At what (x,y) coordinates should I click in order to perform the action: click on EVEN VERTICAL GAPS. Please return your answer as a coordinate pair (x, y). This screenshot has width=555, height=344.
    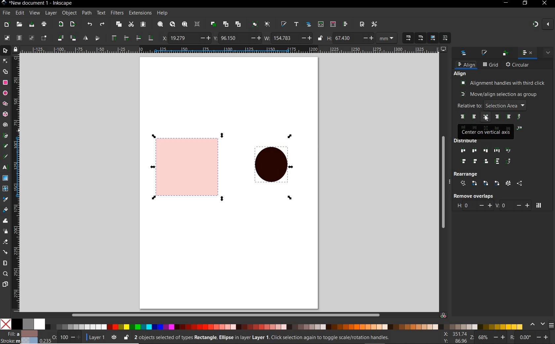
    Looking at the image, I should click on (498, 161).